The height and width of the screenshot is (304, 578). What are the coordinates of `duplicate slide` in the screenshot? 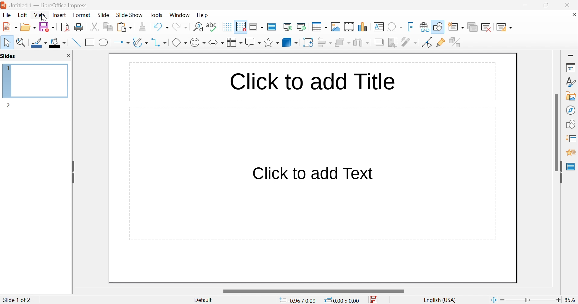 It's located at (472, 27).